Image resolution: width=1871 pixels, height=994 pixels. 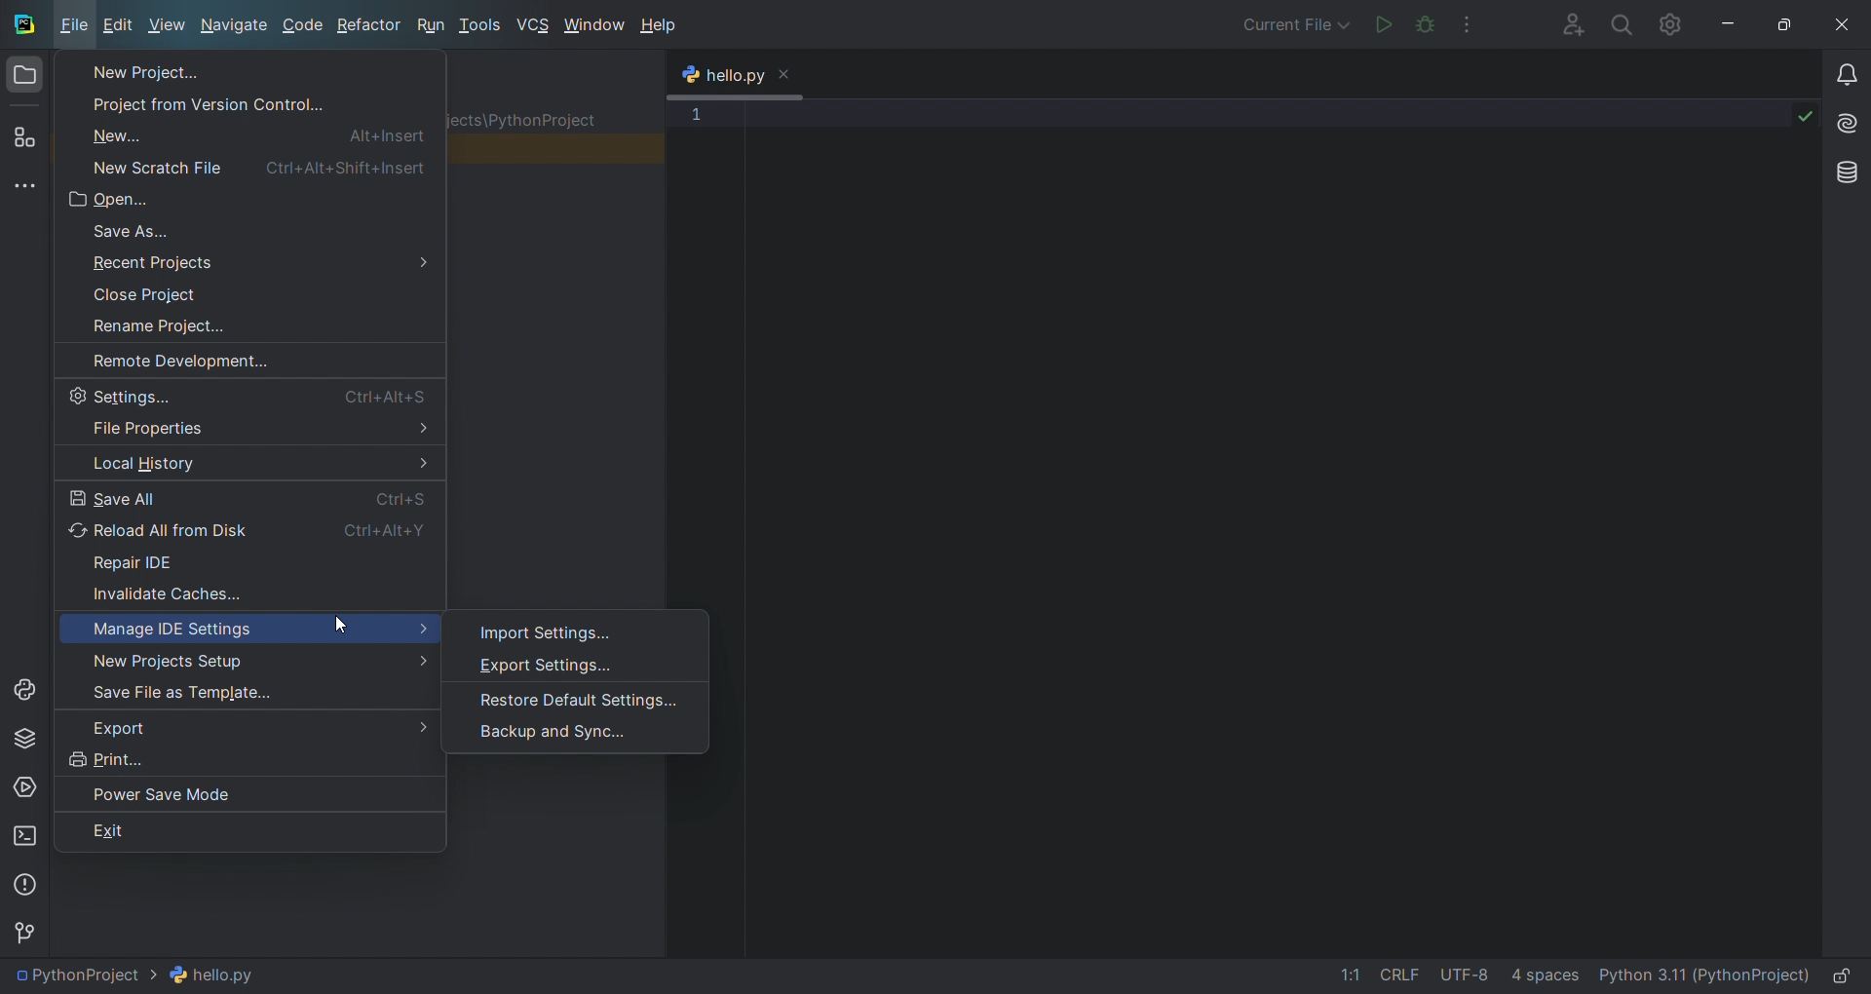 What do you see at coordinates (251, 260) in the screenshot?
I see `recent project` at bounding box center [251, 260].